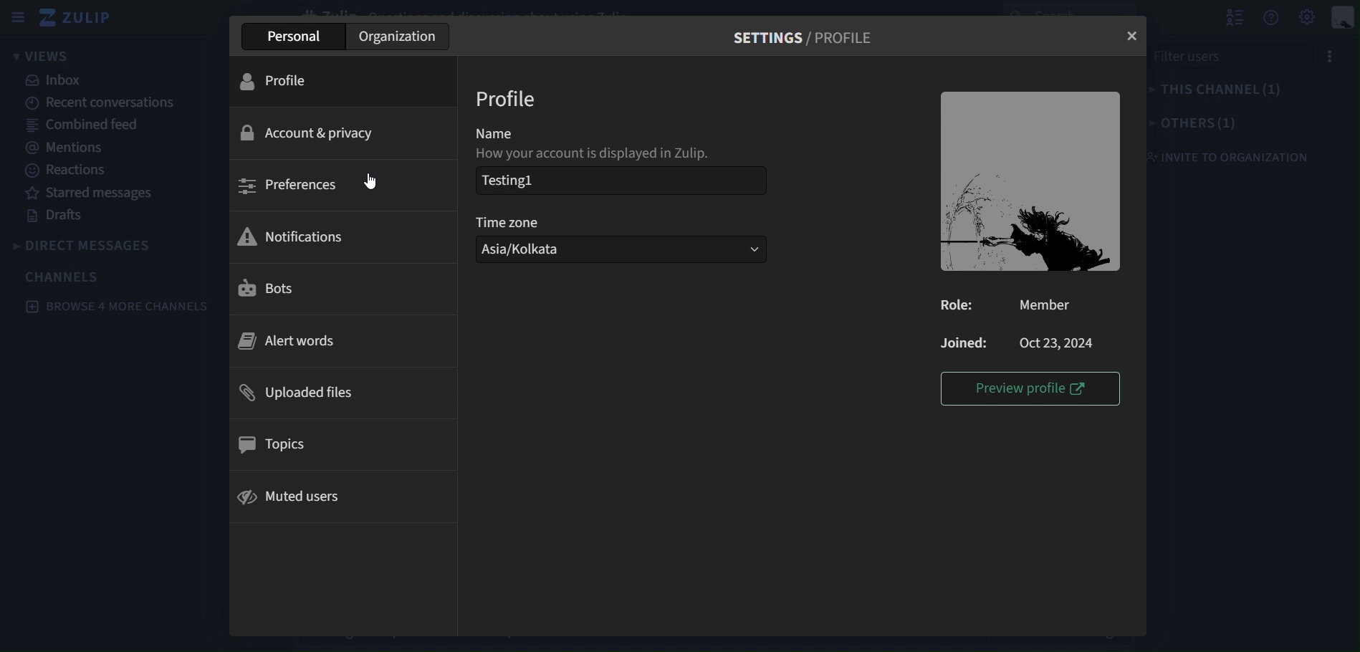 Image resolution: width=1360 pixels, height=652 pixels. I want to click on Role Member, so click(1014, 305).